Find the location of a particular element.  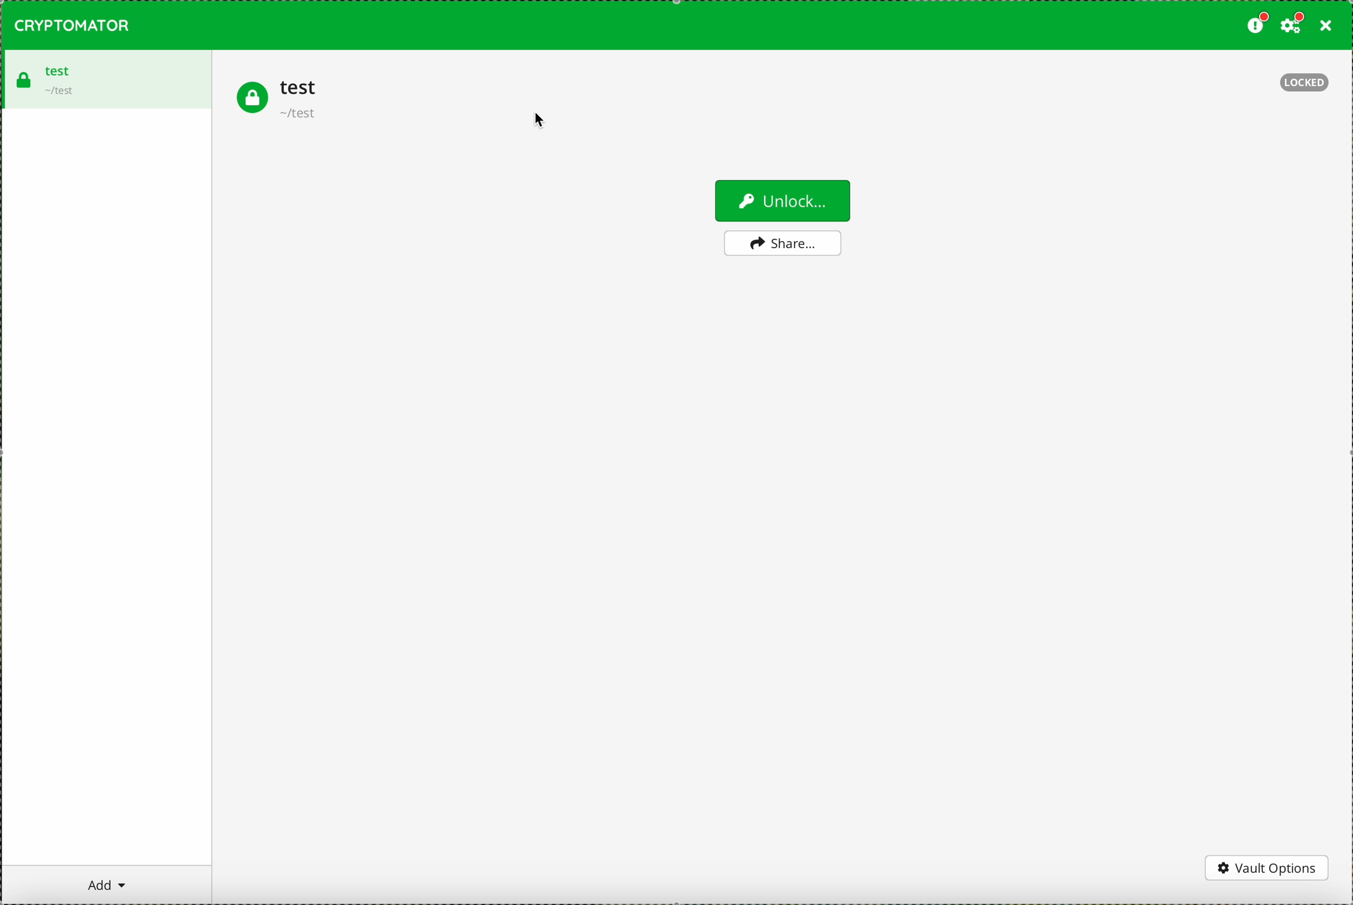

donate is located at coordinates (1257, 26).